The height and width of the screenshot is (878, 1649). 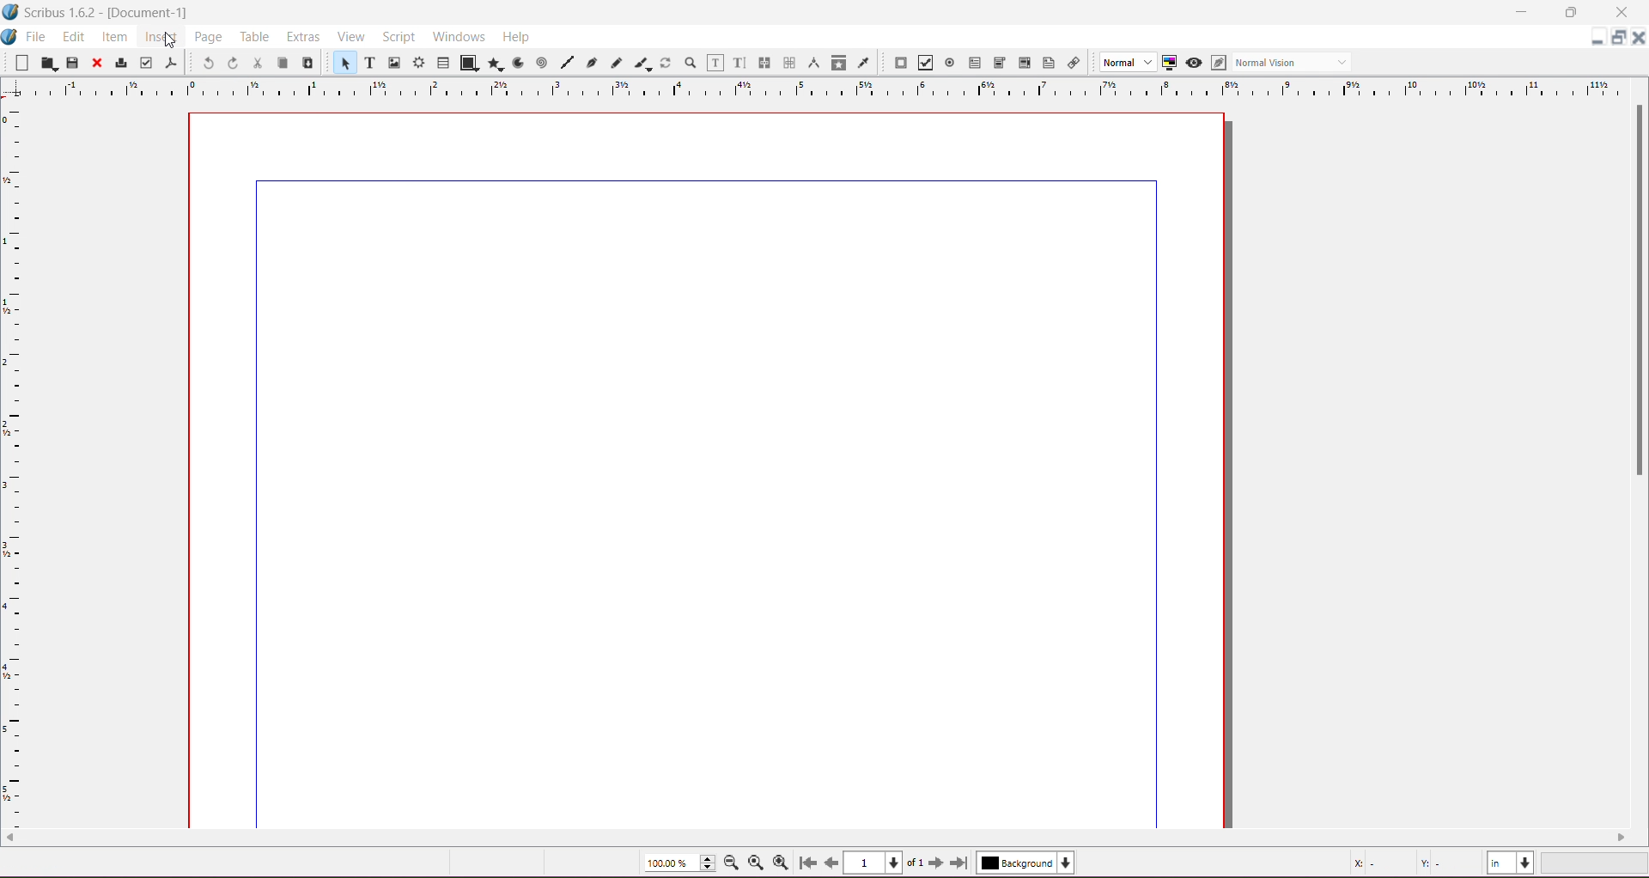 I want to click on Paste, so click(x=307, y=61).